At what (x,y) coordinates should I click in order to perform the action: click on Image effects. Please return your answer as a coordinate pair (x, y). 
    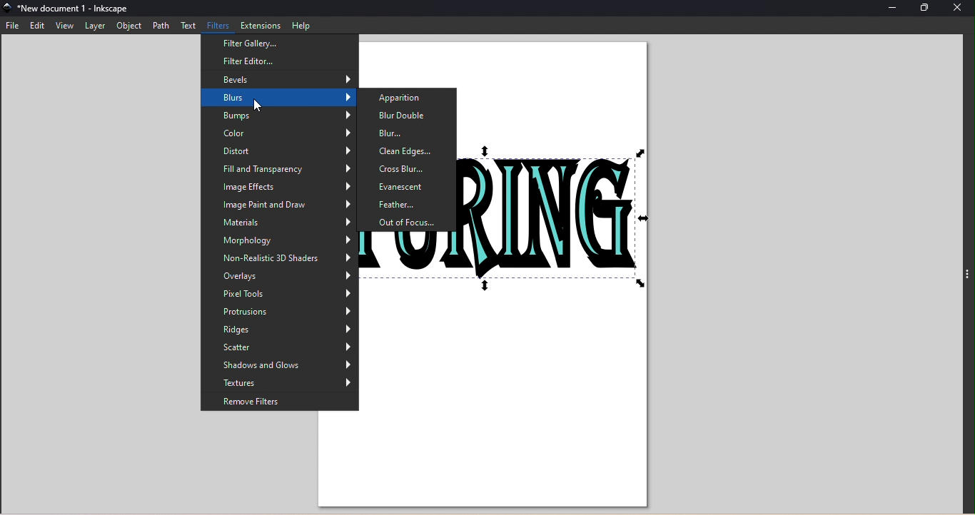
    Looking at the image, I should click on (283, 187).